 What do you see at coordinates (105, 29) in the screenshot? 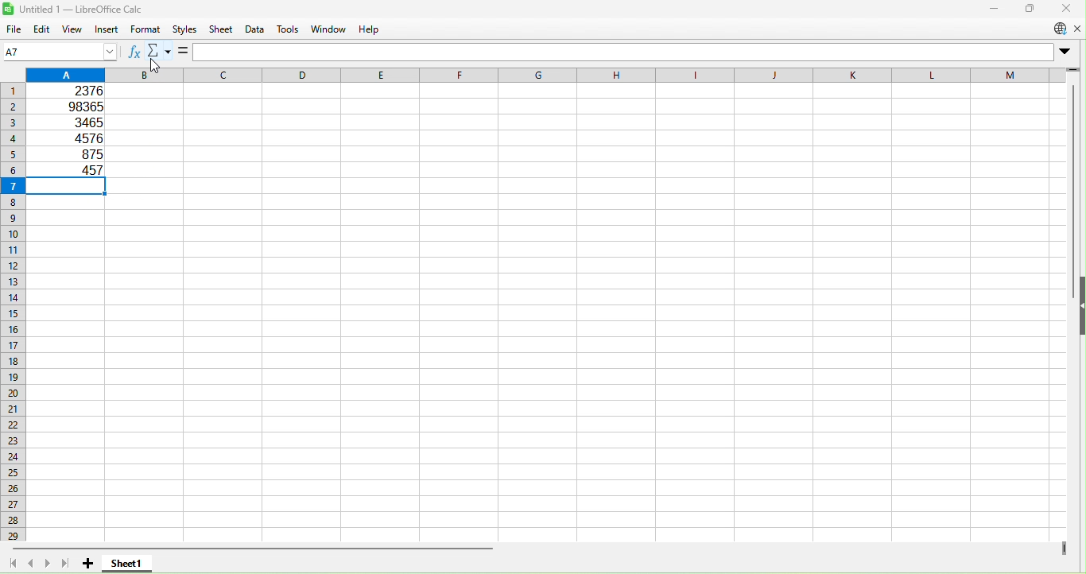
I see `Insert` at bounding box center [105, 29].